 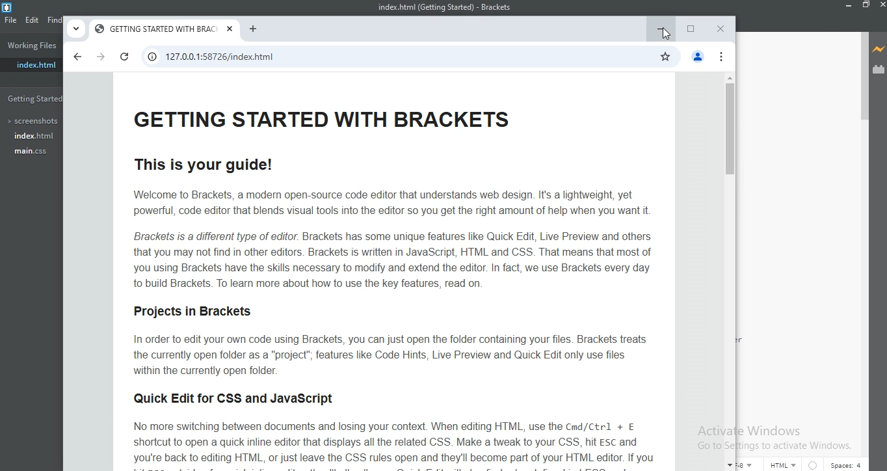 What do you see at coordinates (54, 20) in the screenshot?
I see `Find` at bounding box center [54, 20].